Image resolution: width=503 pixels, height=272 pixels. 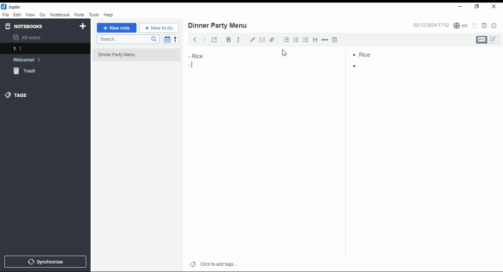 I want to click on toggle external editing, so click(x=214, y=39).